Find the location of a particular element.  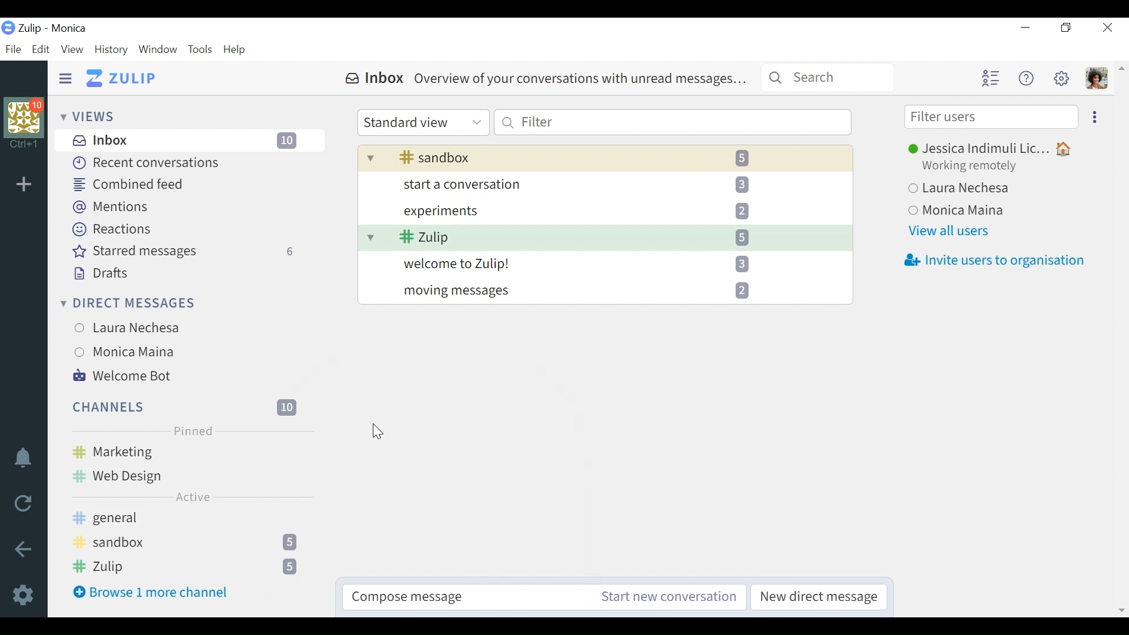

Inbox Overview of your conversations with unread messages... is located at coordinates (546, 79).